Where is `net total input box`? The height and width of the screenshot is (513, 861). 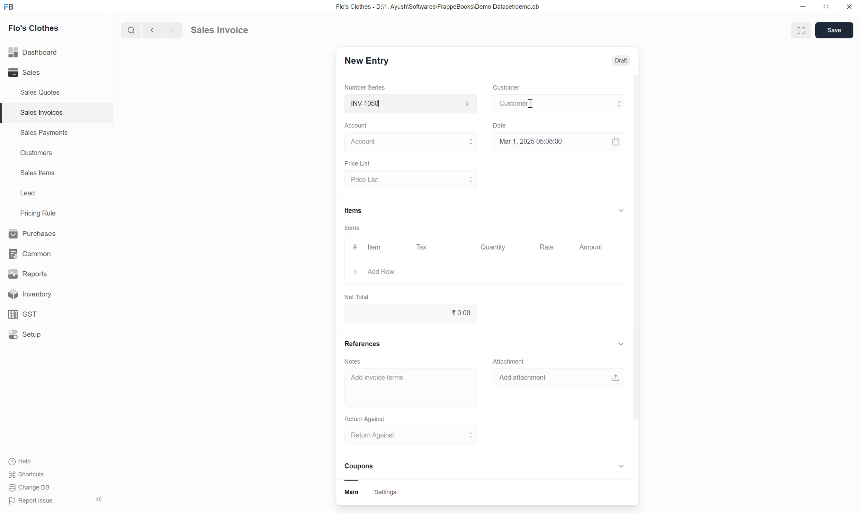
net total input box is located at coordinates (411, 315).